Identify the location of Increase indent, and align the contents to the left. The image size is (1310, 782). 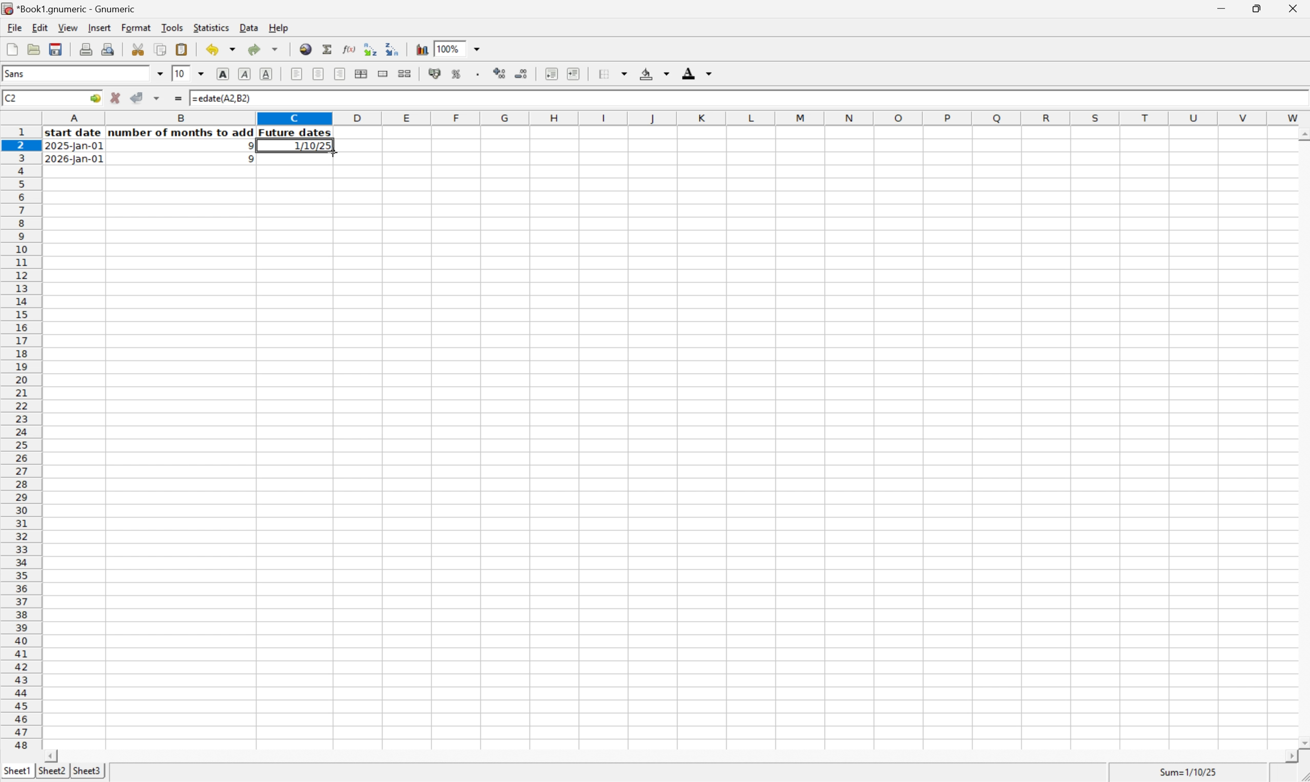
(573, 73).